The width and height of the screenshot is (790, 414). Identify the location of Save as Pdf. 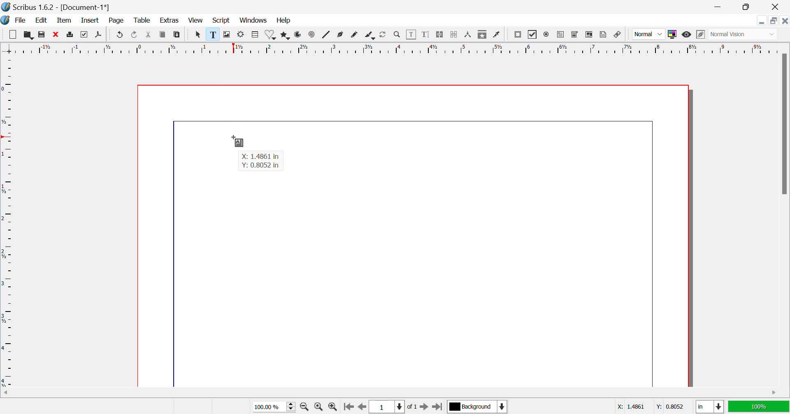
(100, 35).